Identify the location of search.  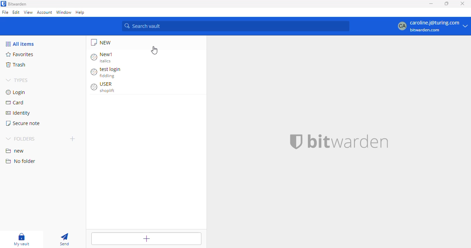
(235, 26).